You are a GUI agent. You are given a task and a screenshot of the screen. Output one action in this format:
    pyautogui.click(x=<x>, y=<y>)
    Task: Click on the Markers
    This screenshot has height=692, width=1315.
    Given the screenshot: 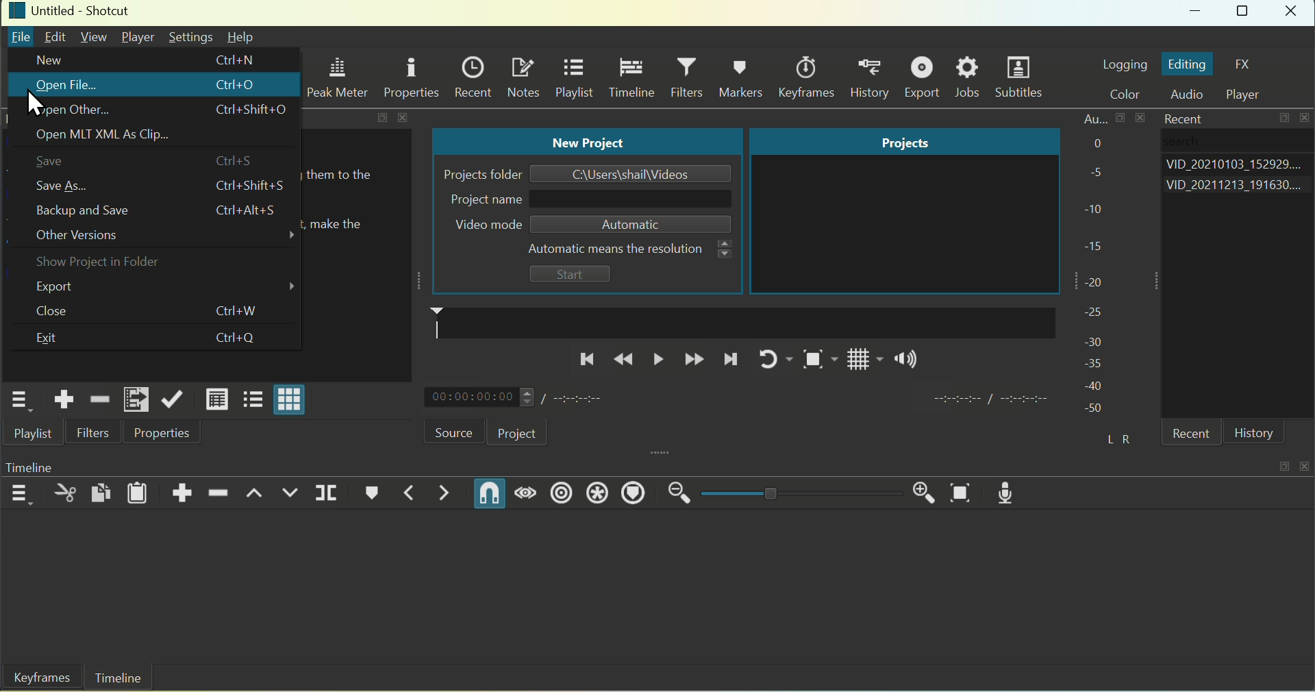 What is the action you would take?
    pyautogui.click(x=744, y=76)
    